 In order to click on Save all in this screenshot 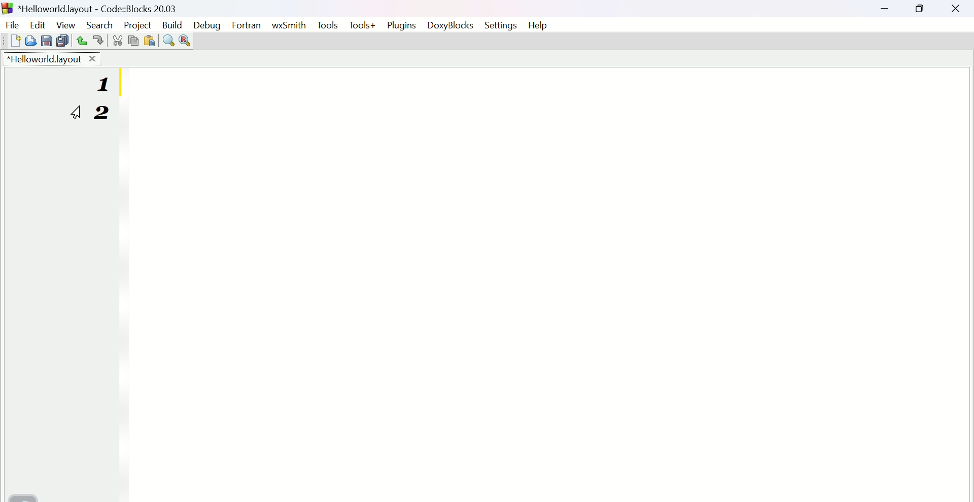, I will do `click(61, 41)`.